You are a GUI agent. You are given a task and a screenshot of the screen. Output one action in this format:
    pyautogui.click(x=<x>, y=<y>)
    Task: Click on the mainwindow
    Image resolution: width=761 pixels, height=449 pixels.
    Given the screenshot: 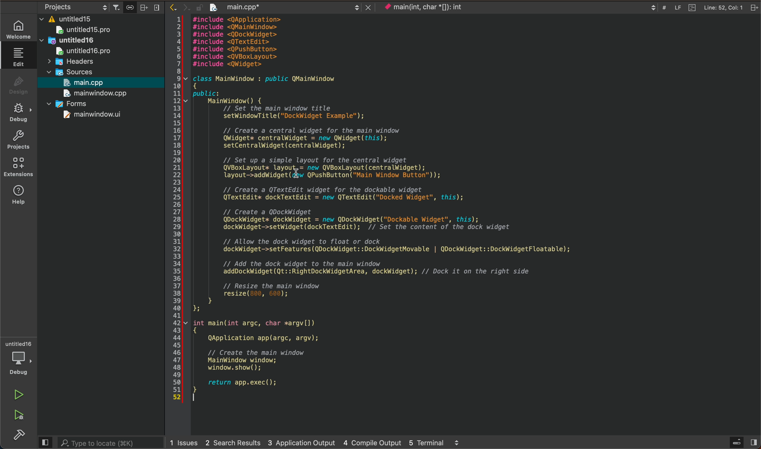 What is the action you would take?
    pyautogui.click(x=92, y=115)
    